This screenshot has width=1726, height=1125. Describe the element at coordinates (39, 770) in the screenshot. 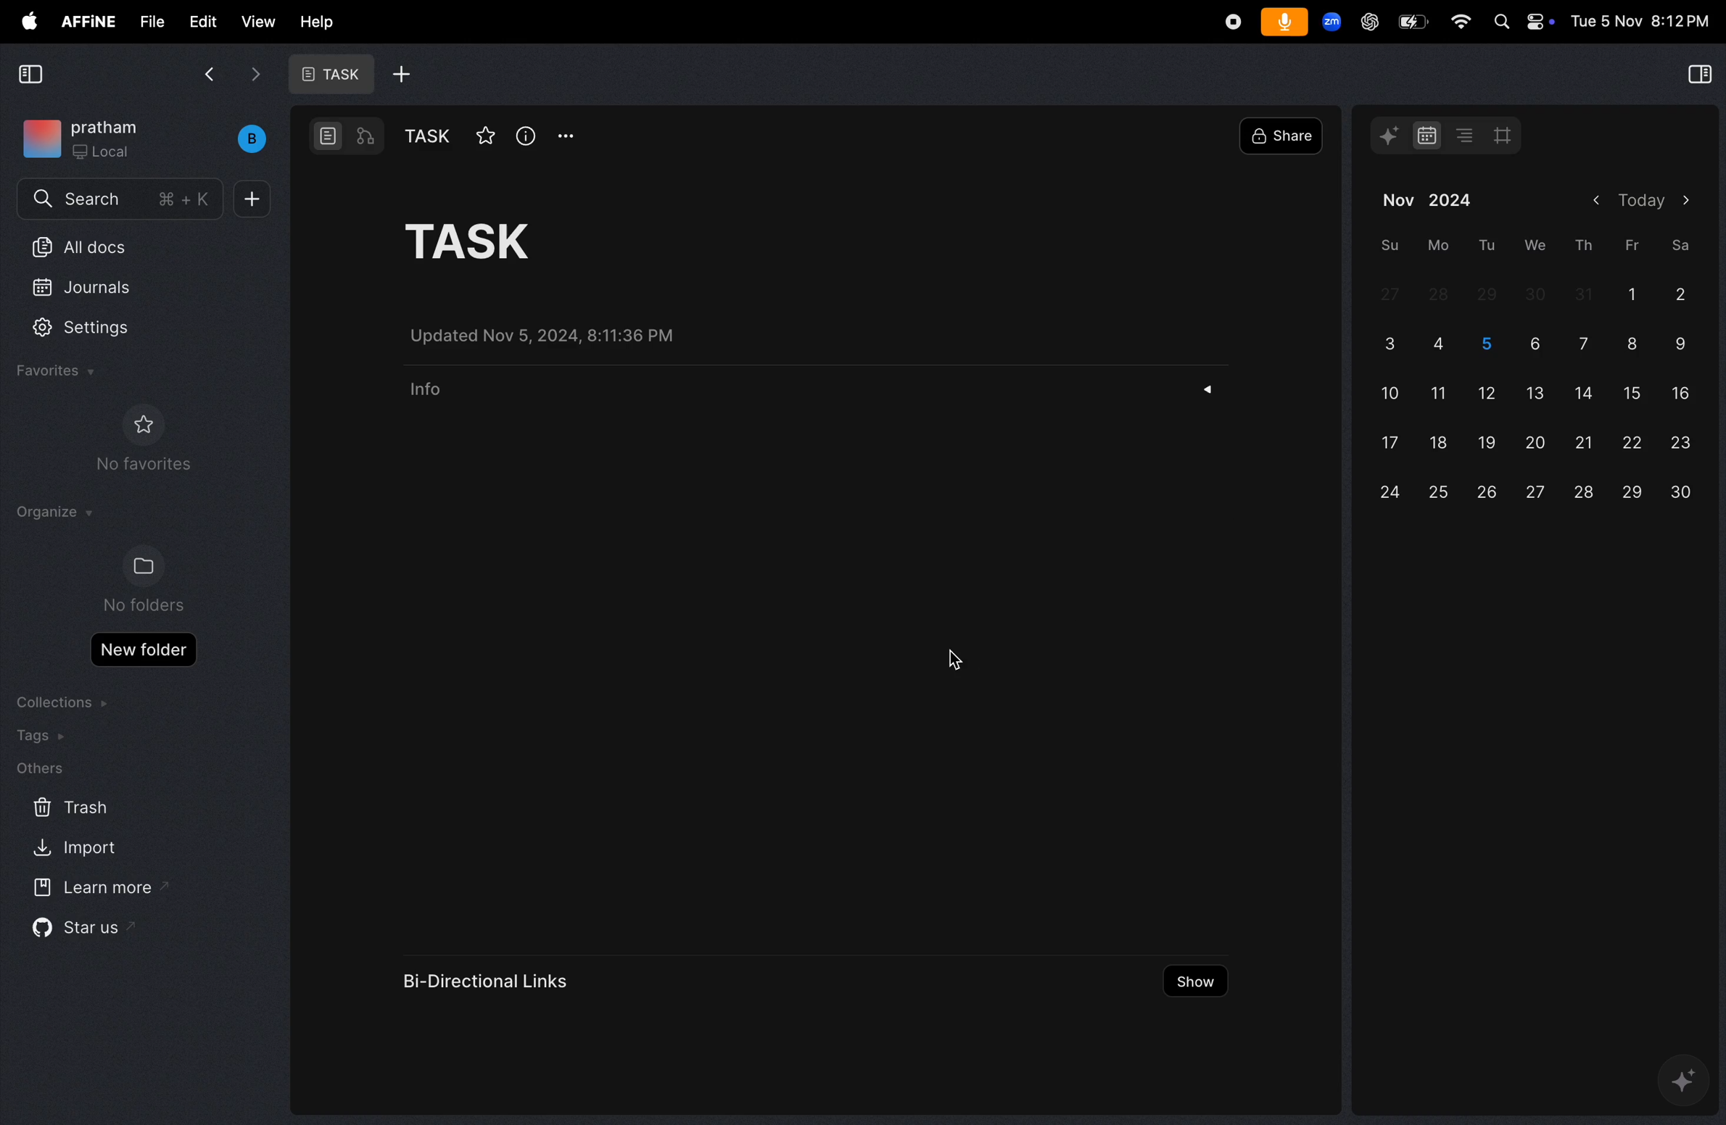

I see `others` at that location.